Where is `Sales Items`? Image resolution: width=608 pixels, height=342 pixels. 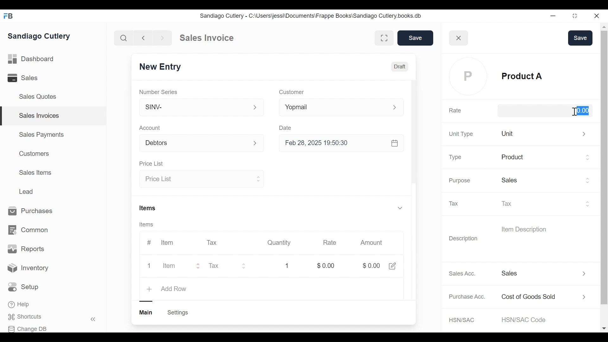 Sales Items is located at coordinates (35, 172).